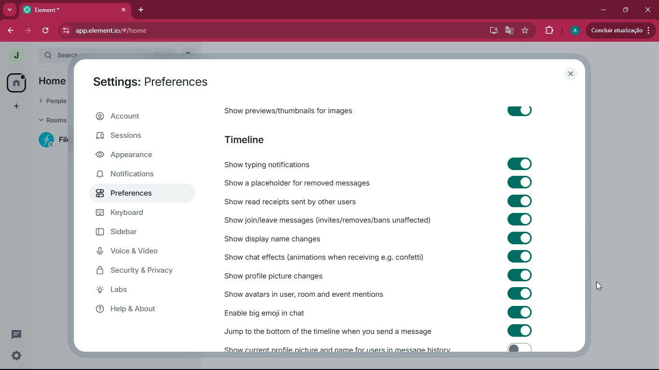 The image size is (659, 370). I want to click on settings: account, so click(147, 83).